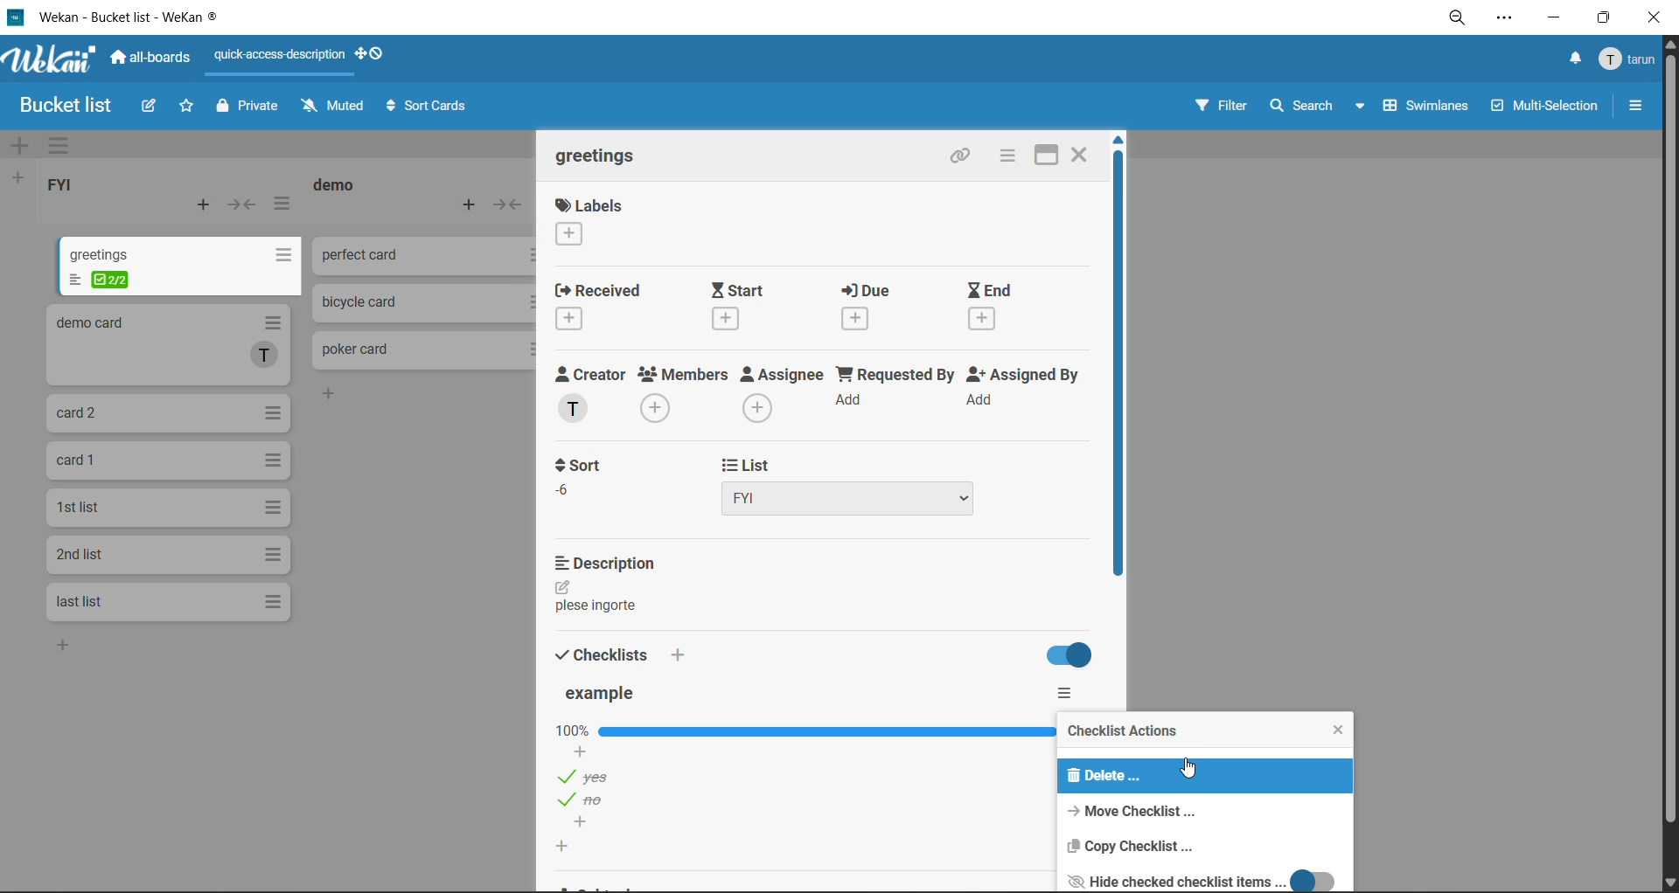 This screenshot has width=1679, height=893. I want to click on delete, so click(1107, 777).